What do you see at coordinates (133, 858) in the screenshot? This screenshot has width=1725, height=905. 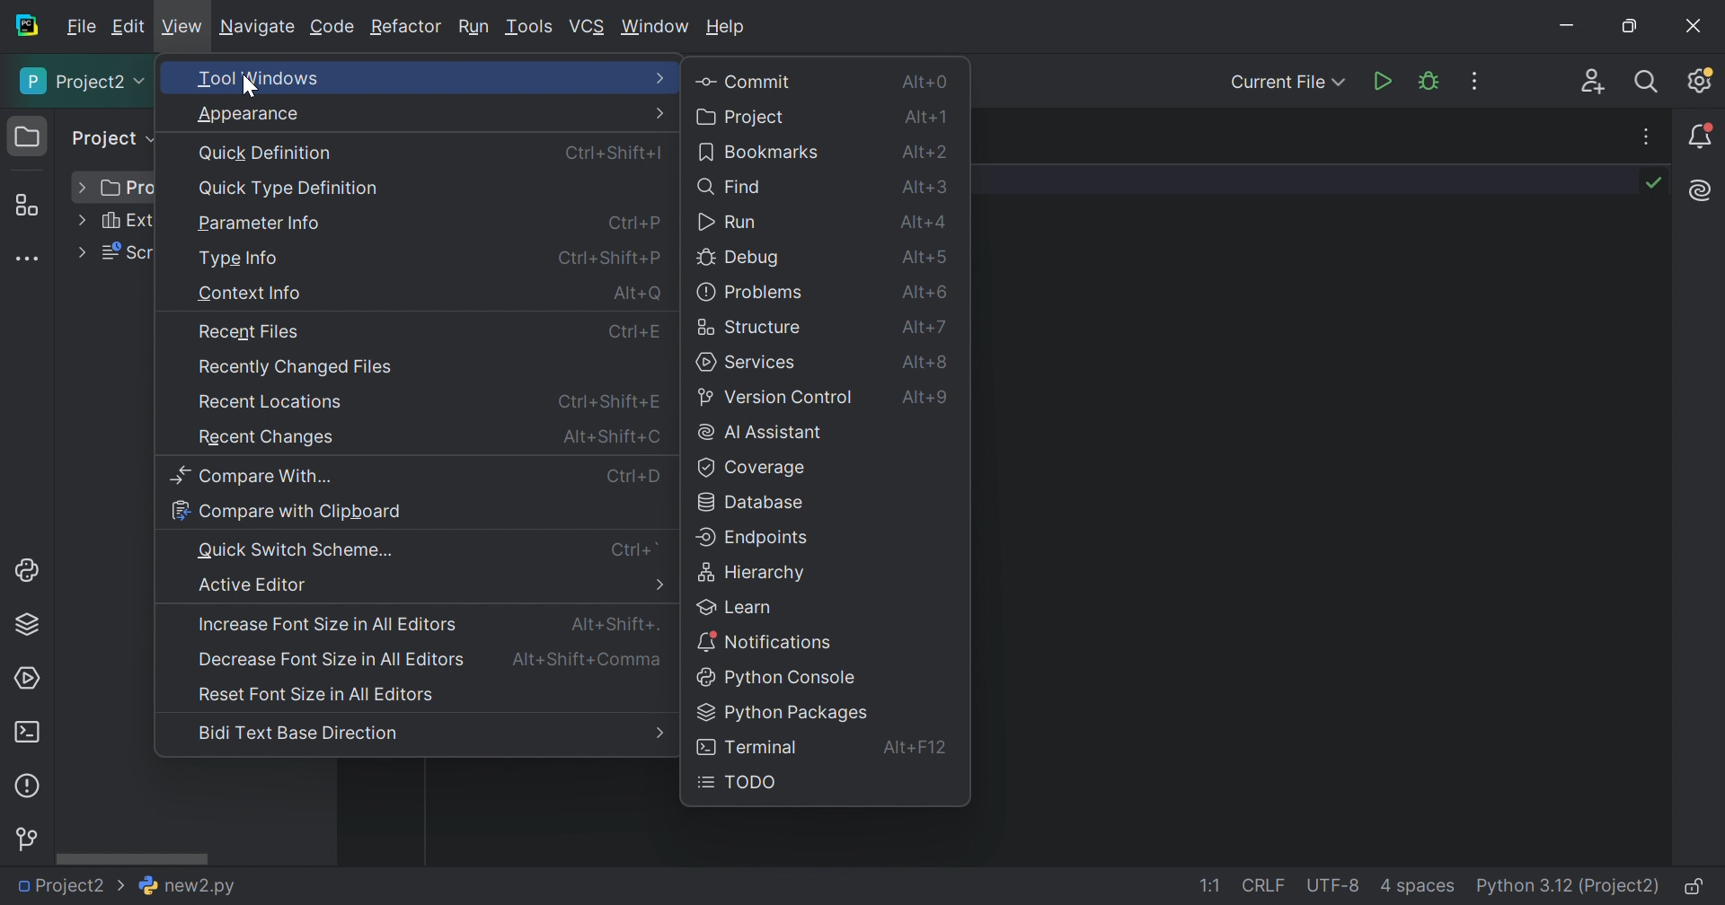 I see `Scroll bar` at bounding box center [133, 858].